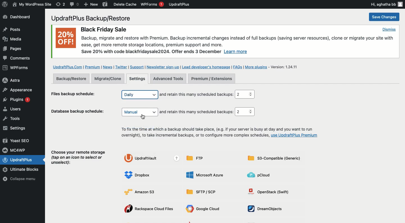 Image resolution: width=405 pixels, height=223 pixels. What do you see at coordinates (218, 133) in the screenshot?
I see `To fix the time at which a backup should take place, (e.g. if your server is busy at day and you want to run
overnight), to take incremental backups, or to configure more complex schedules, use UpdraftPlus Premium` at bounding box center [218, 133].